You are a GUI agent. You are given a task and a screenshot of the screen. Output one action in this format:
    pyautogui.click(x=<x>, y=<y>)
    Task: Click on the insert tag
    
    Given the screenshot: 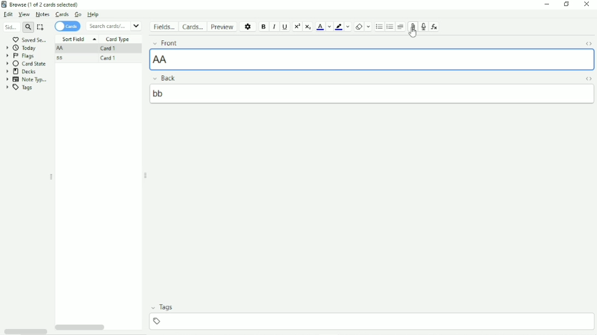 What is the action you would take?
    pyautogui.click(x=368, y=321)
    